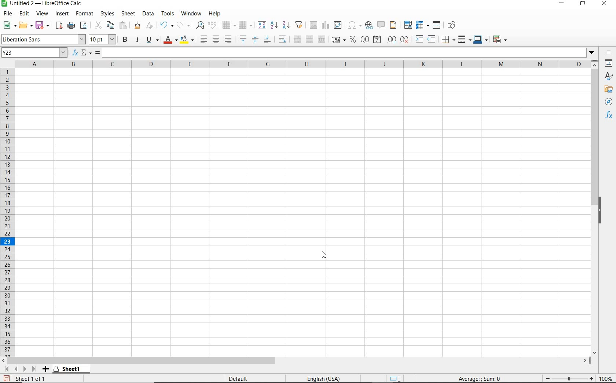 Image resolution: width=616 pixels, height=383 pixels. What do you see at coordinates (299, 25) in the screenshot?
I see `AUTOFILTER` at bounding box center [299, 25].